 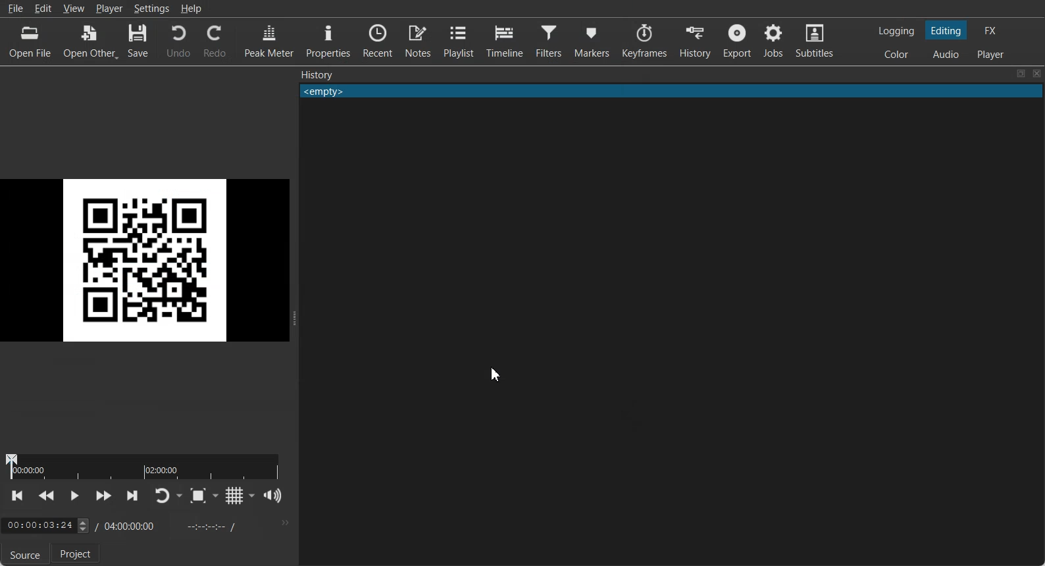 What do you see at coordinates (74, 9) in the screenshot?
I see `View` at bounding box center [74, 9].